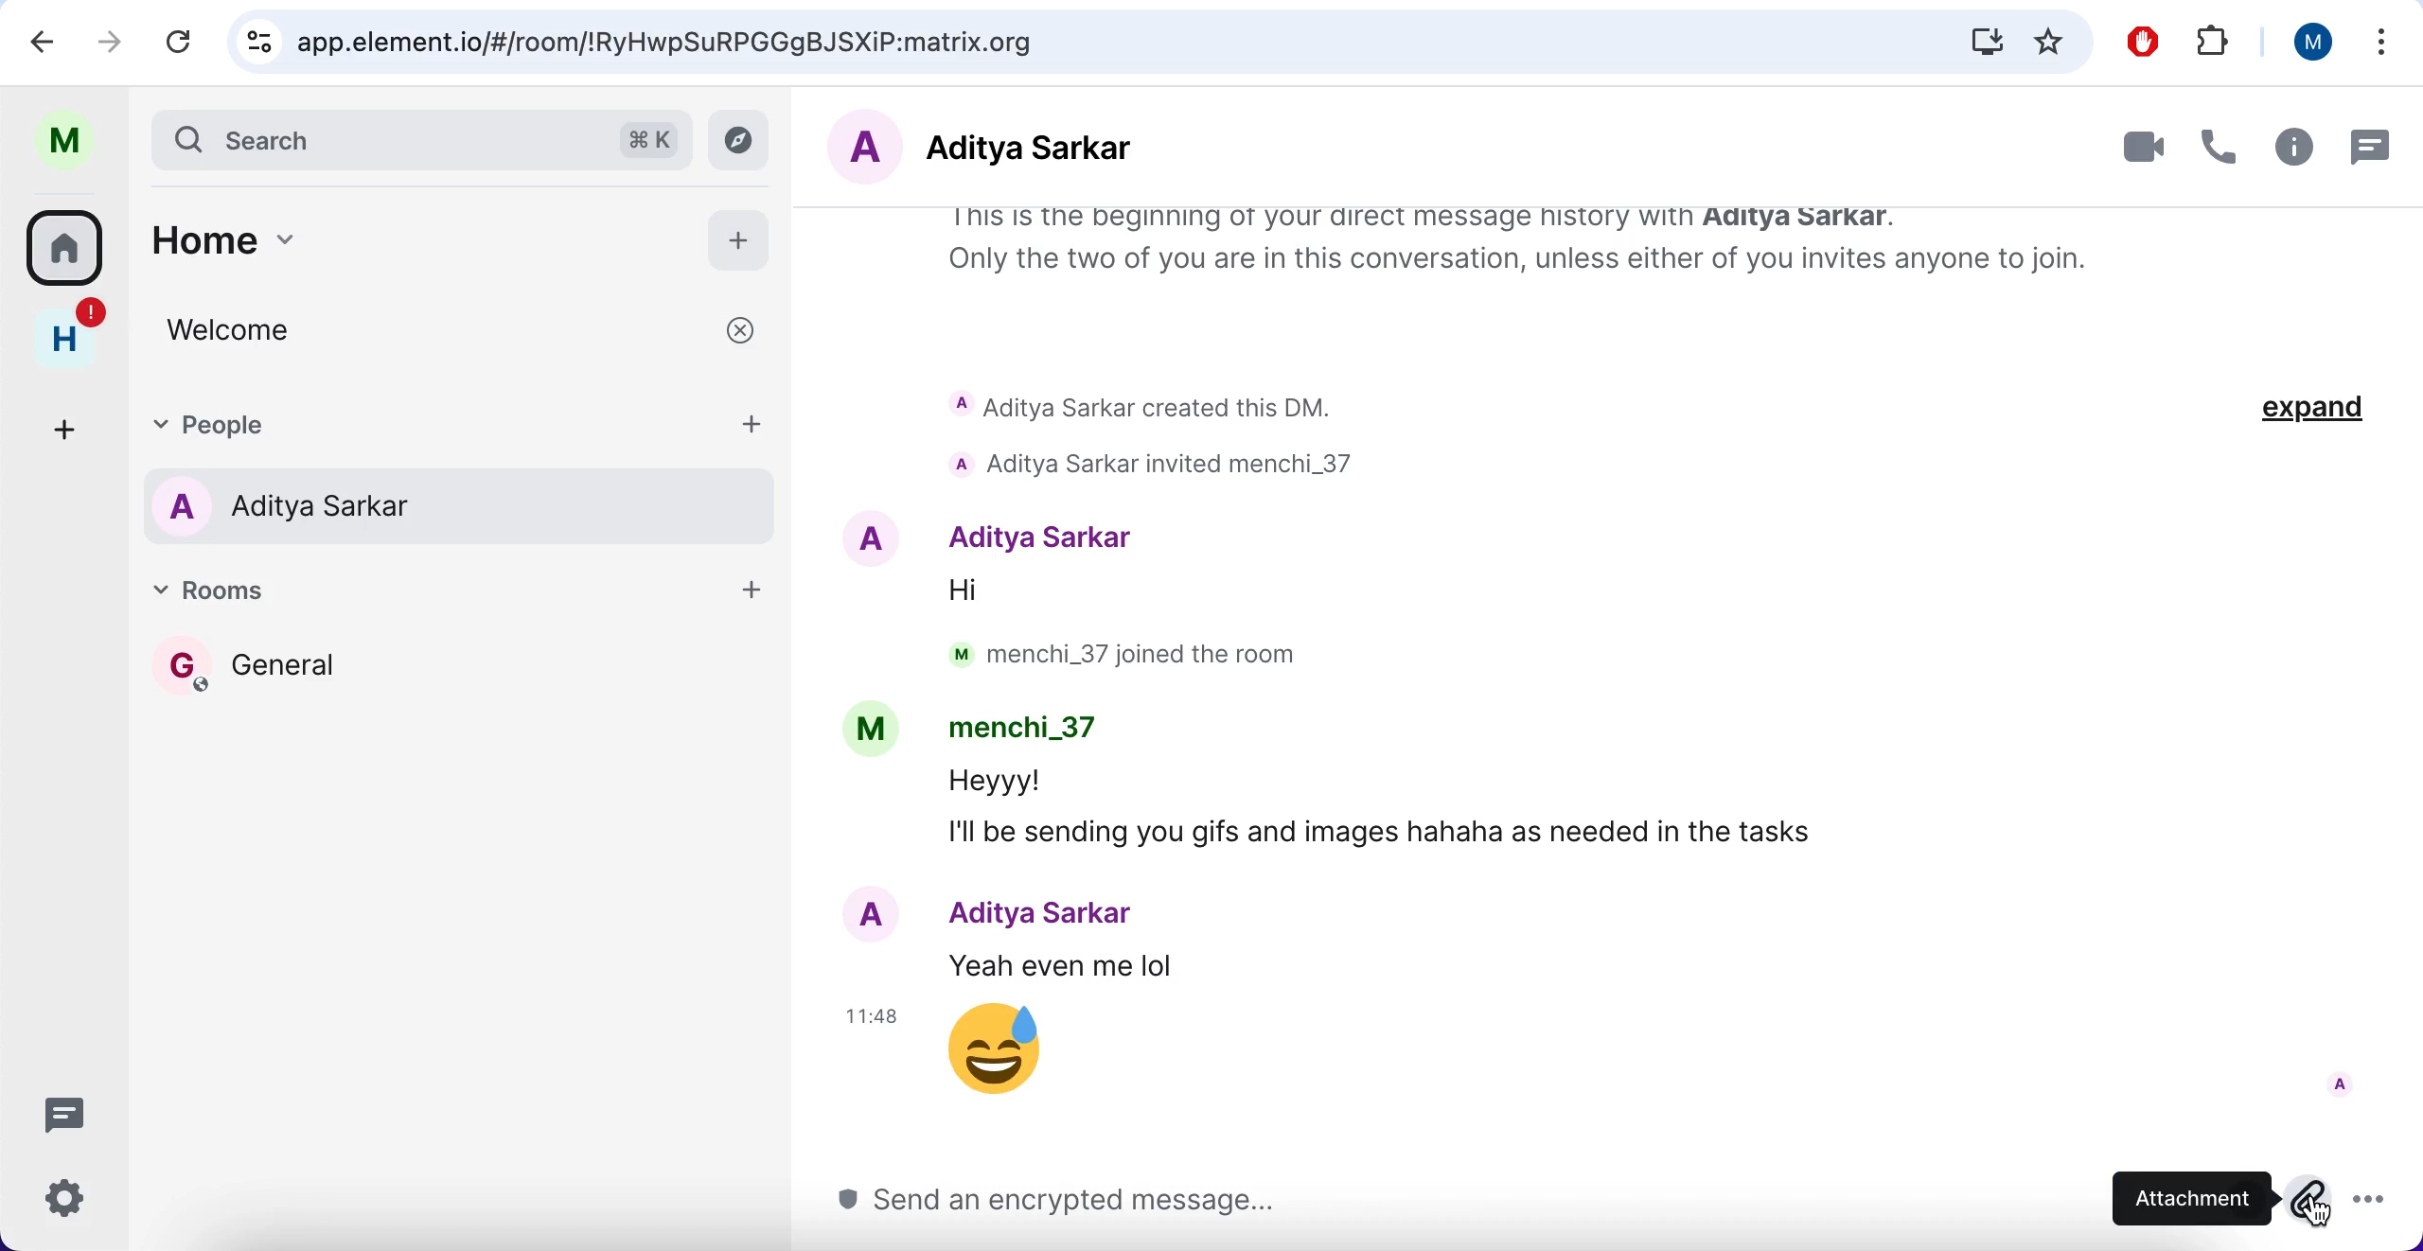  Describe the element at coordinates (2383, 1201) in the screenshot. I see `more options` at that location.